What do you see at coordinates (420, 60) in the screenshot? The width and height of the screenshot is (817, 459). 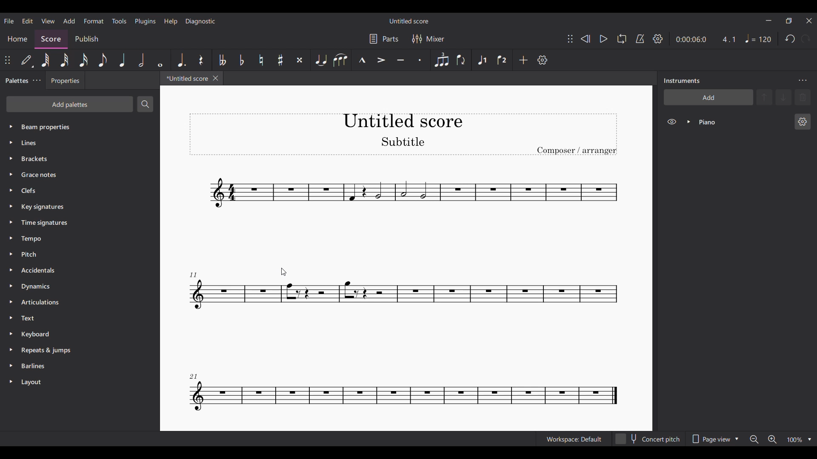 I see `Staccato` at bounding box center [420, 60].